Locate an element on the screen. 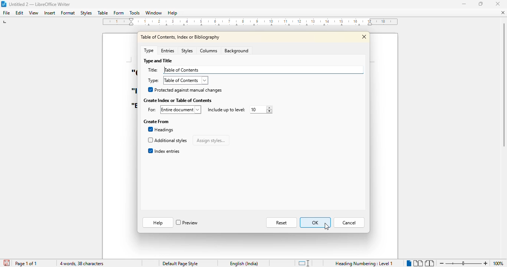 The width and height of the screenshot is (507, 267). assign styles is located at coordinates (211, 140).